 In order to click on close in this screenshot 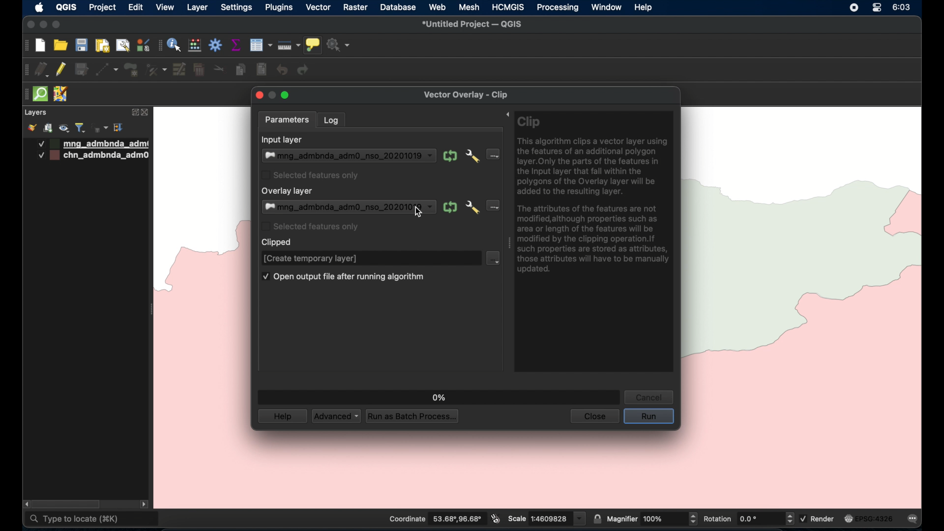, I will do `click(593, 417)`.